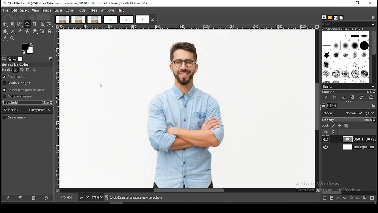 Image resolution: width=378 pixels, height=213 pixels. I want to click on help, so click(122, 10).